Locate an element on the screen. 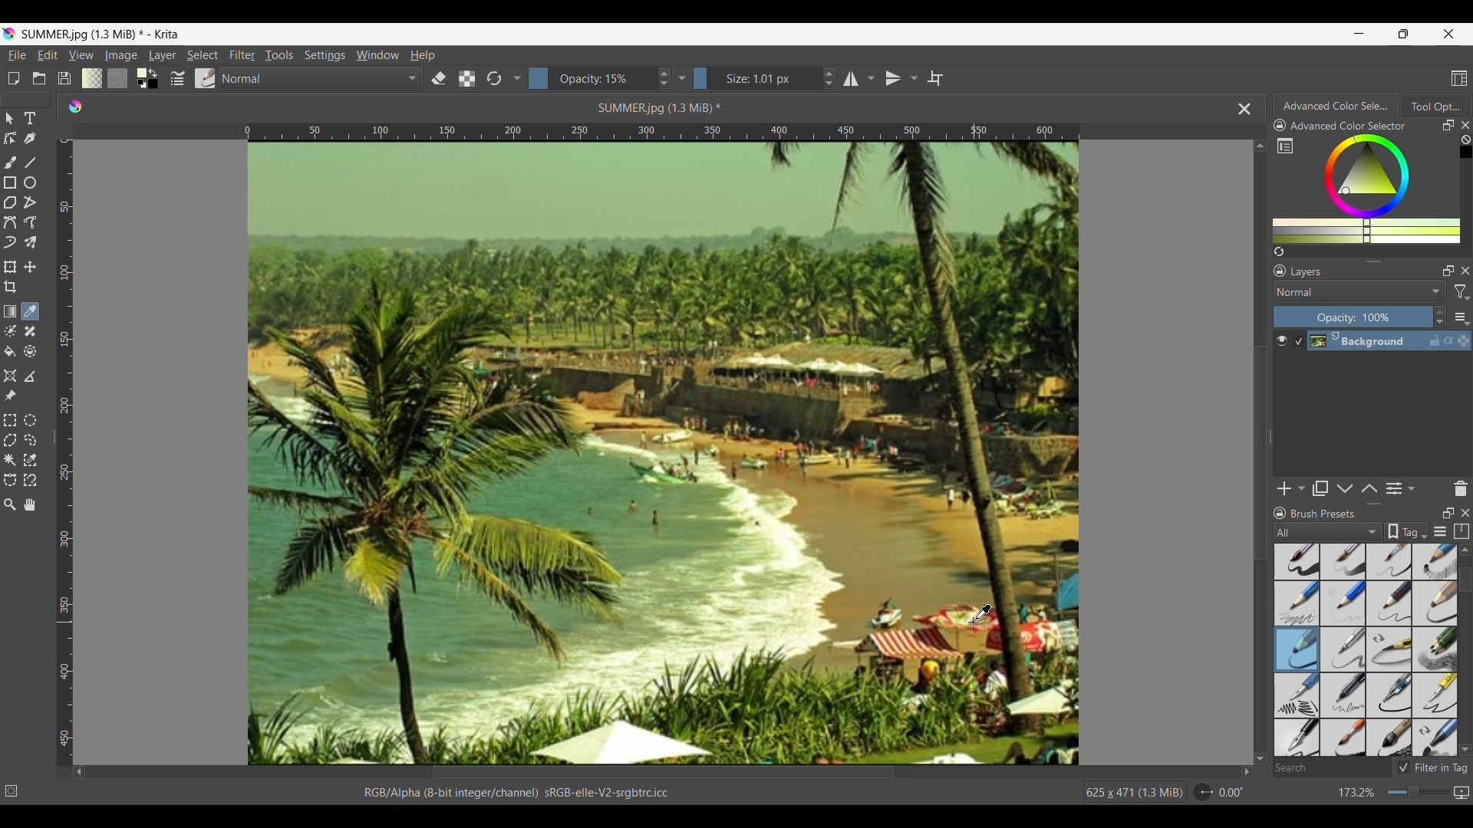 This screenshot has width=1473, height=828. File menu is located at coordinates (17, 55).